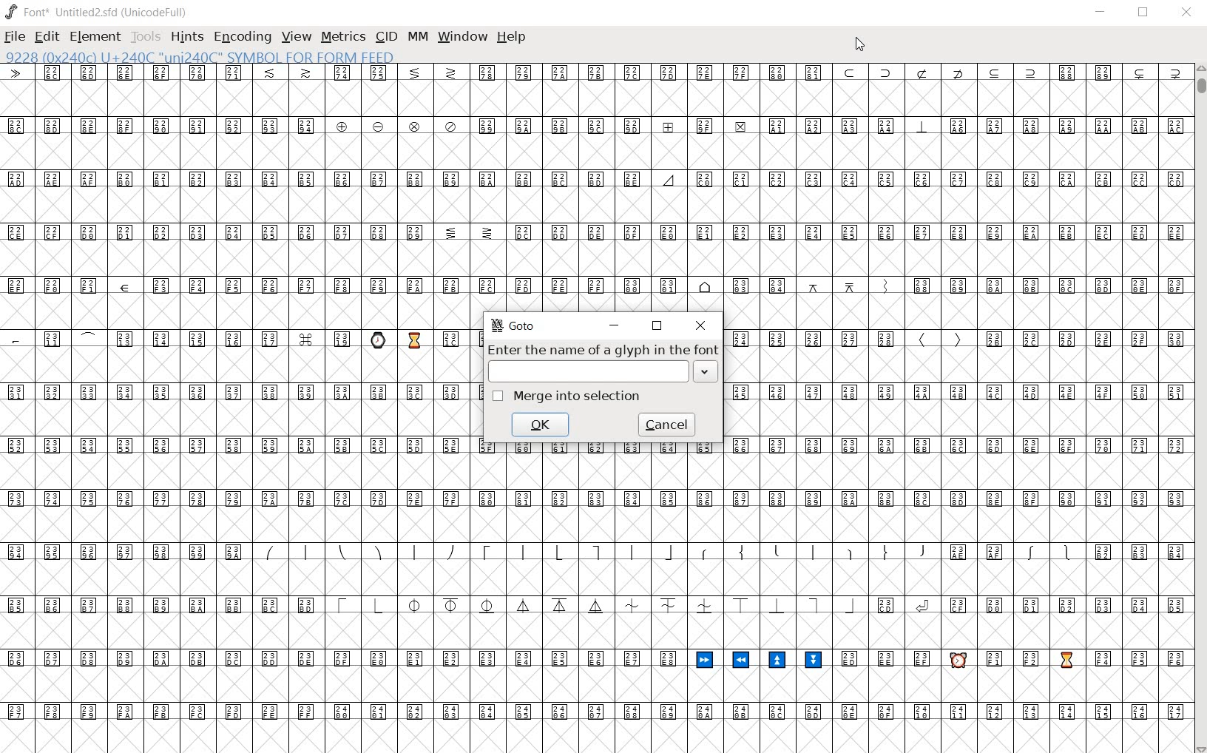 This screenshot has height=753, width=1207. What do you see at coordinates (657, 326) in the screenshot?
I see `restore` at bounding box center [657, 326].